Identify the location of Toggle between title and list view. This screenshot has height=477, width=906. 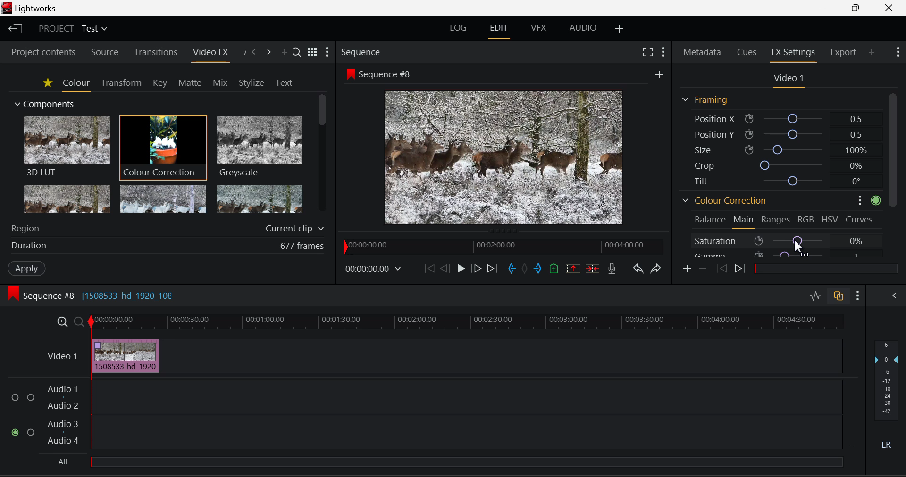
(312, 51).